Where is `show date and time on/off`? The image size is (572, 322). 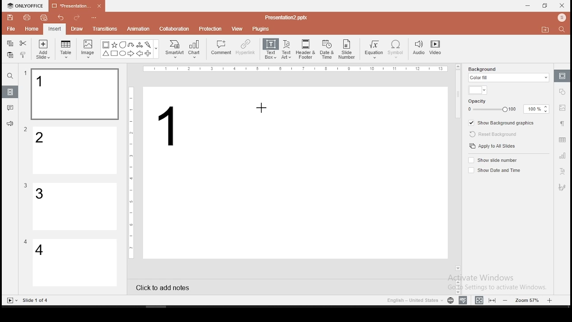 show date and time on/off is located at coordinates (494, 170).